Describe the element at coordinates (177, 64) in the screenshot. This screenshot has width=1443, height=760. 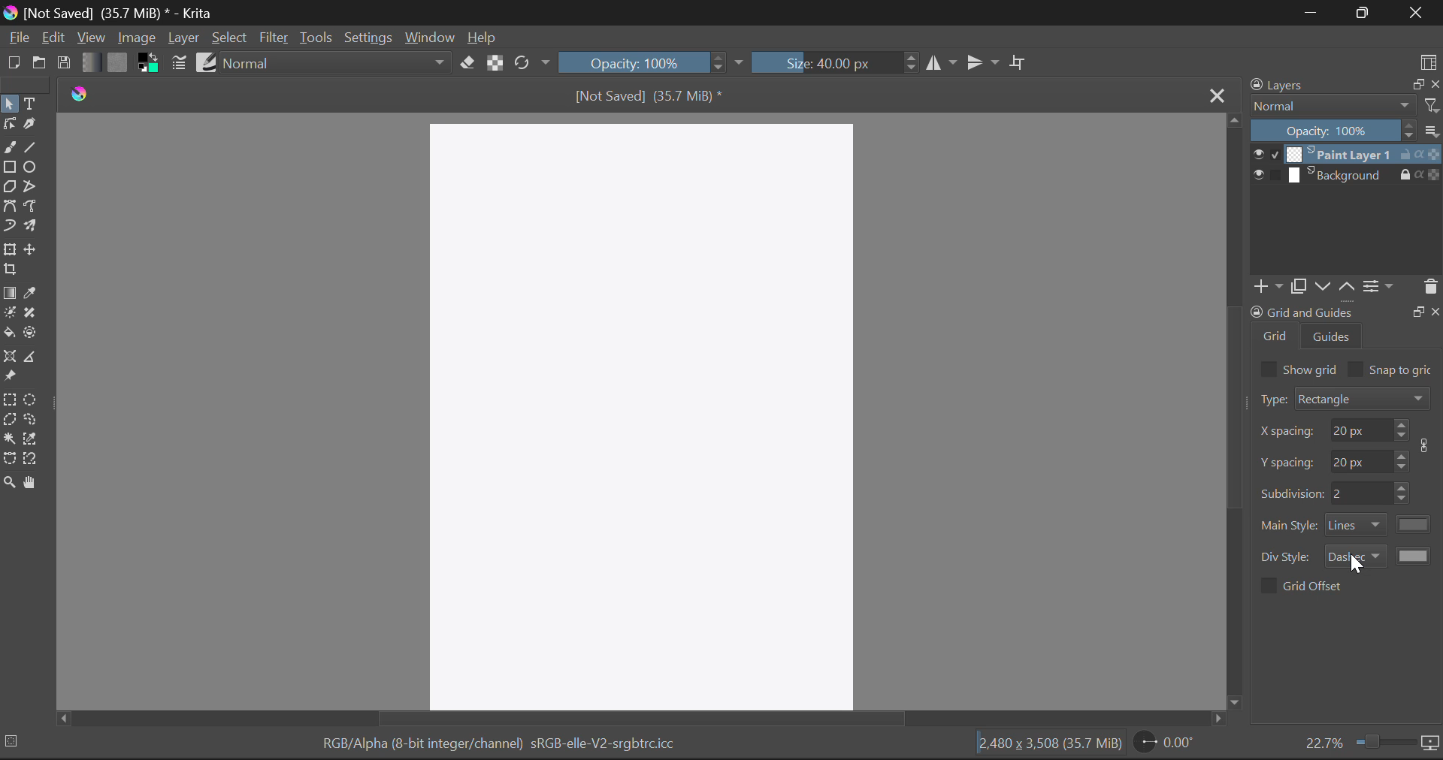
I see `Brush Settings` at that location.